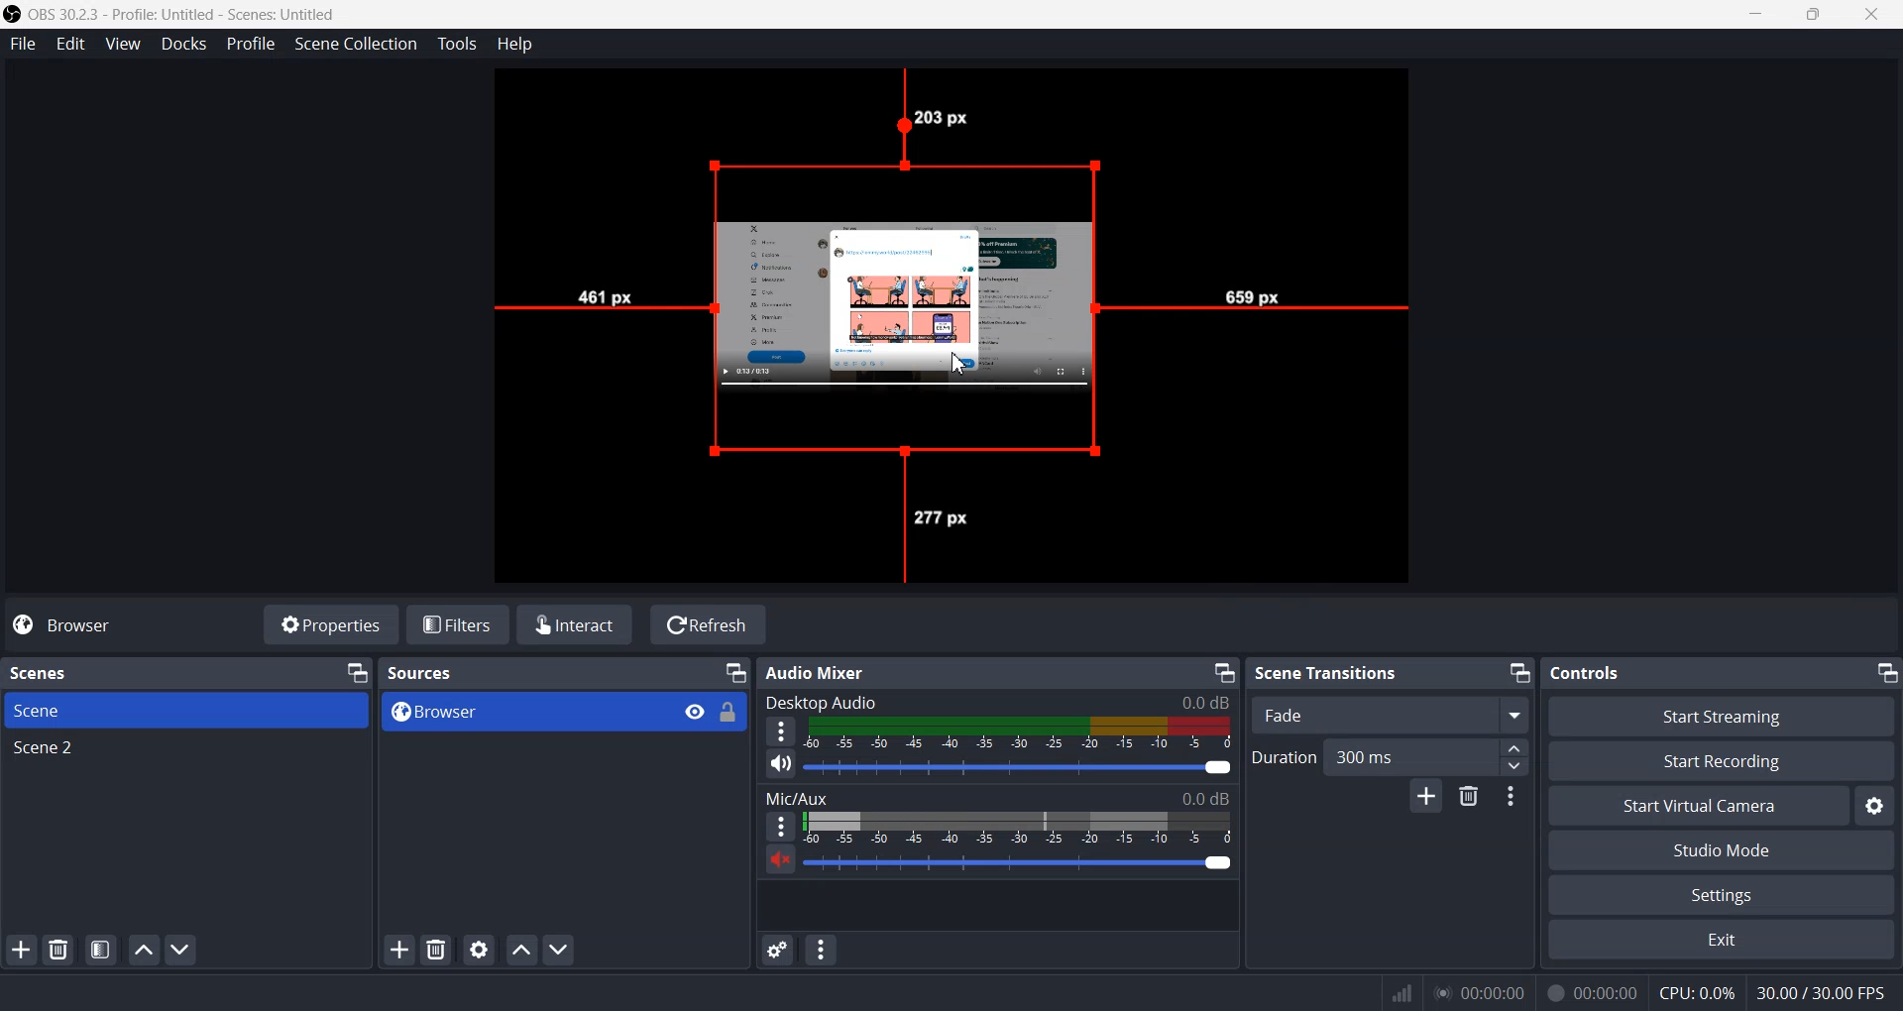 The image size is (1903, 1011). Describe the element at coordinates (820, 950) in the screenshot. I see `Audio mixer menu` at that location.